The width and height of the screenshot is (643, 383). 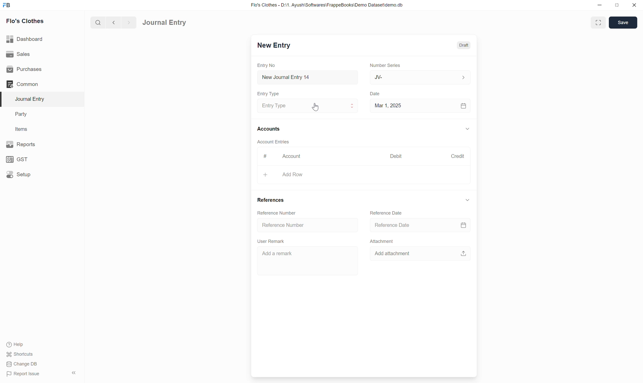 What do you see at coordinates (112, 22) in the screenshot?
I see `back` at bounding box center [112, 22].